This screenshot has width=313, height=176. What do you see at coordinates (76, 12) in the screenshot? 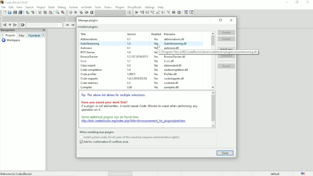
I see `Run` at bounding box center [76, 12].